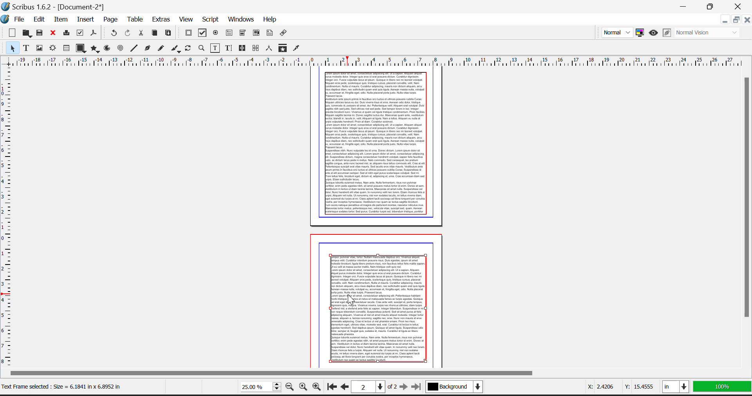 This screenshot has height=396, width=752. Describe the element at coordinates (129, 34) in the screenshot. I see `Redo` at that location.